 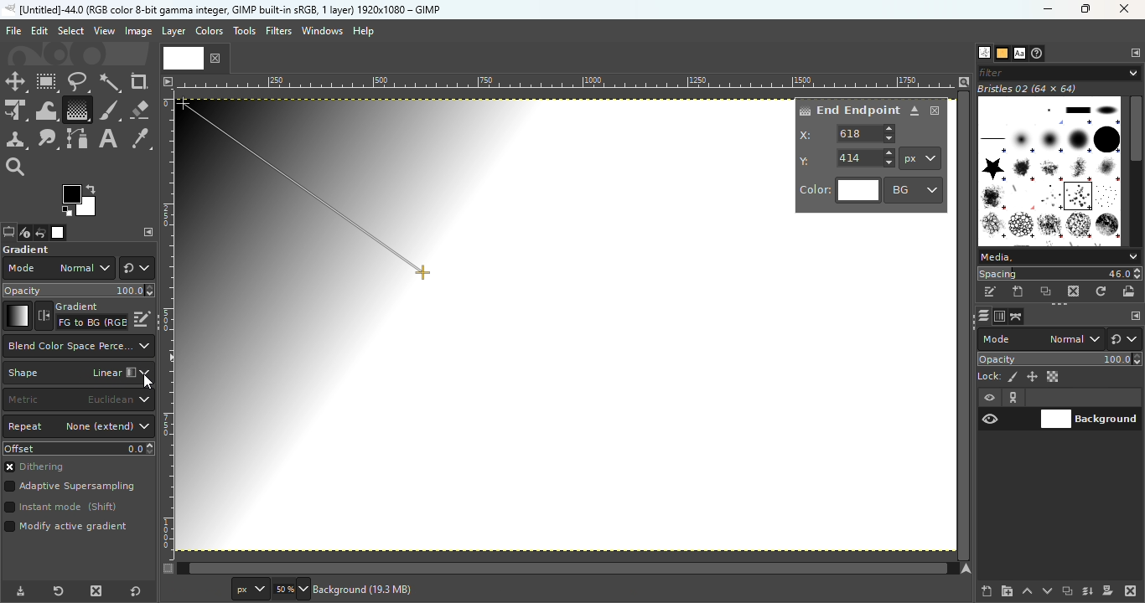 What do you see at coordinates (1041, 339) in the screenshot?
I see `Mode` at bounding box center [1041, 339].